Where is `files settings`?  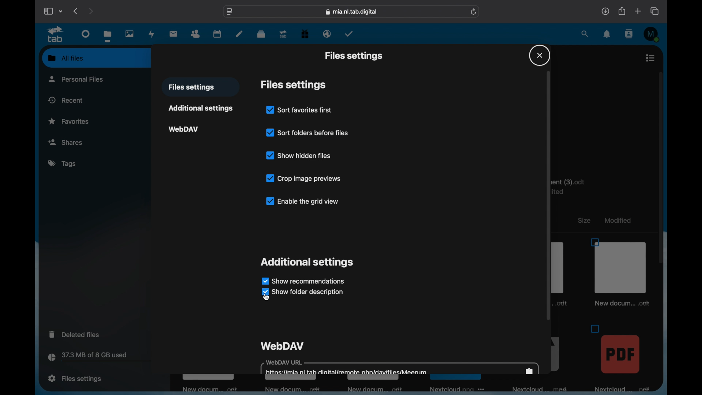
files settings is located at coordinates (75, 379).